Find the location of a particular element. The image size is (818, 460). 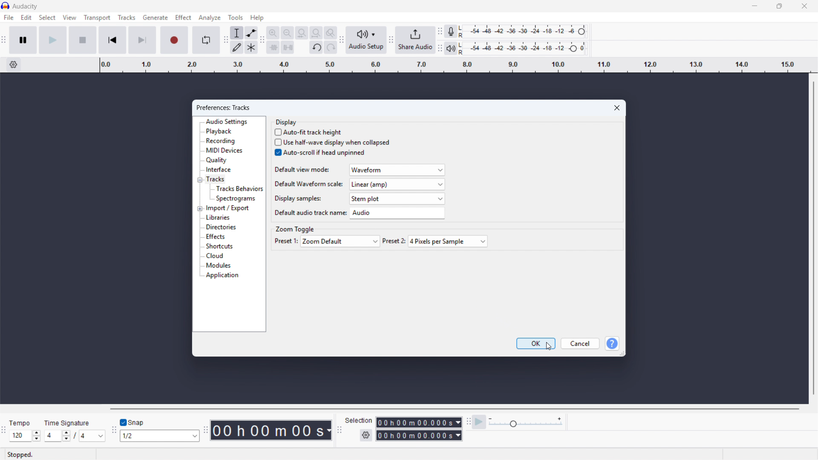

timeline is located at coordinates (454, 65).